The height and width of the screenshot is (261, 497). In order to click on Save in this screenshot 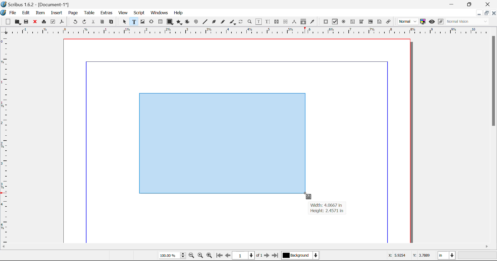, I will do `click(27, 22)`.